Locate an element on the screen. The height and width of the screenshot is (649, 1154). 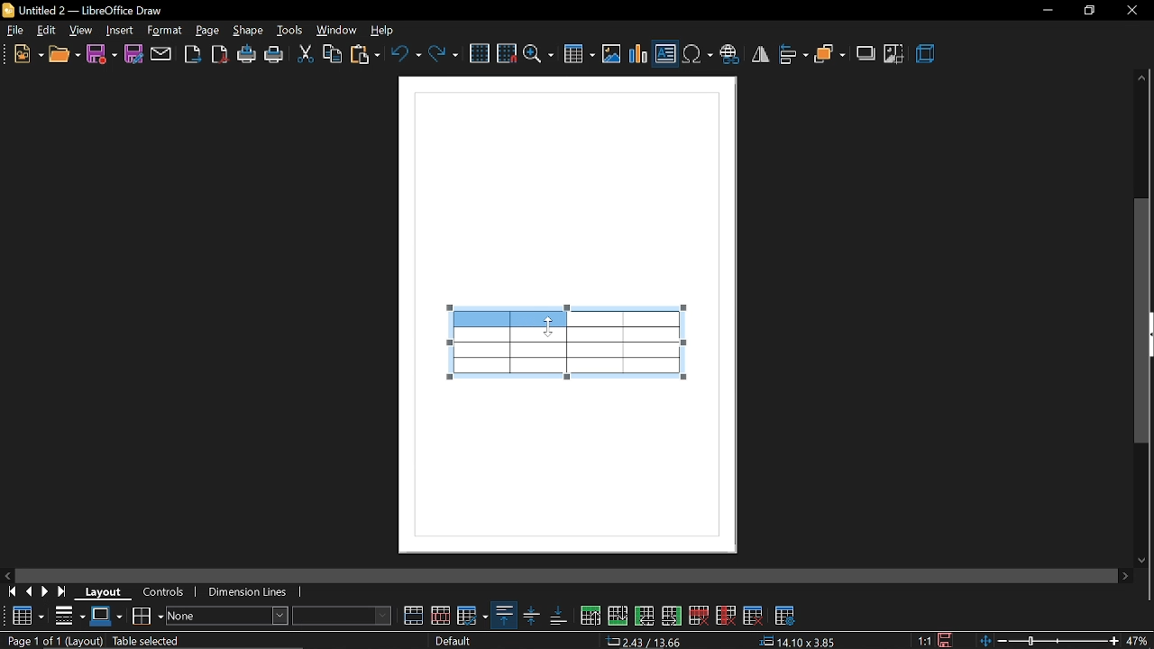
border style is located at coordinates (70, 616).